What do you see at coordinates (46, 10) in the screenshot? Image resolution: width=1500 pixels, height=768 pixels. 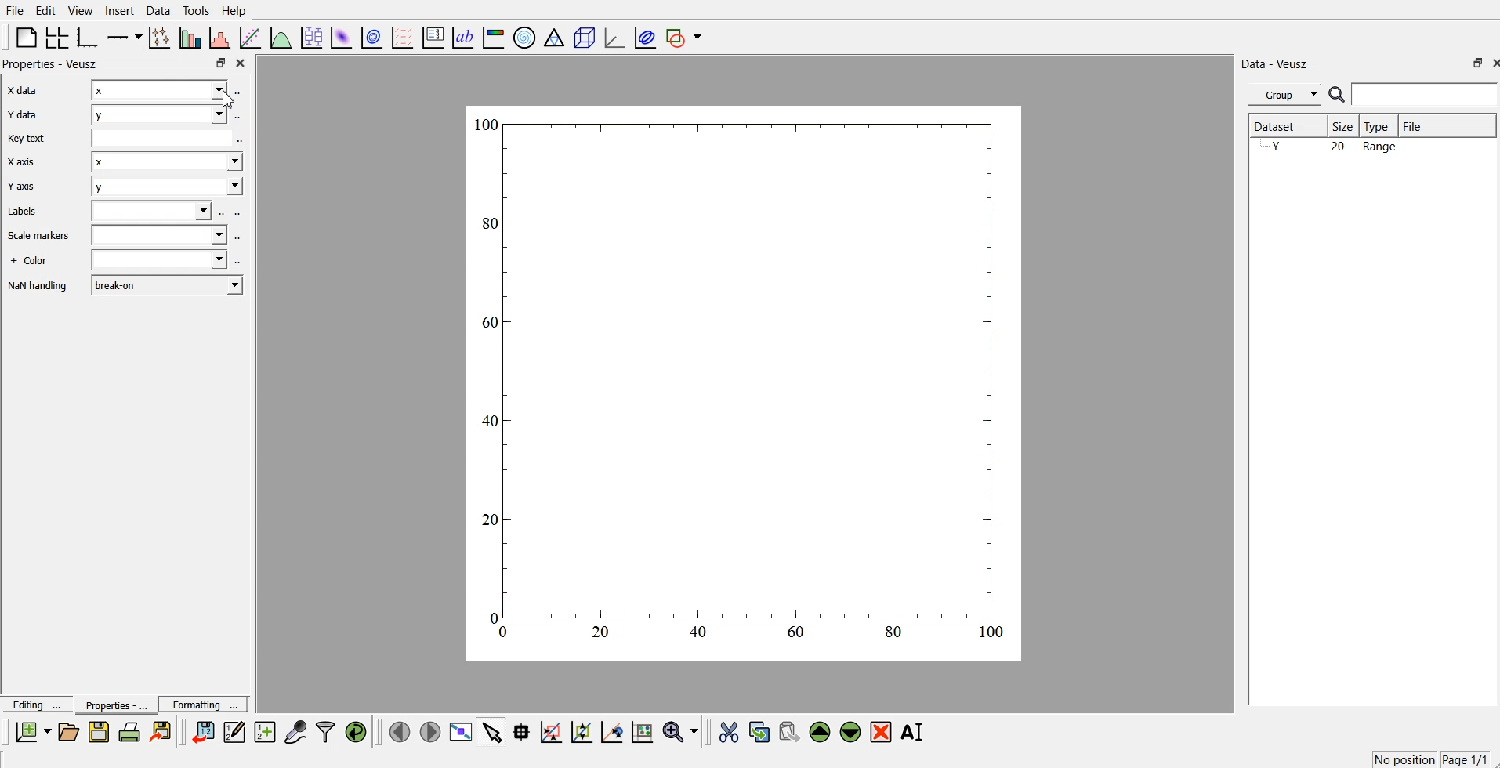 I see `Edit` at bounding box center [46, 10].